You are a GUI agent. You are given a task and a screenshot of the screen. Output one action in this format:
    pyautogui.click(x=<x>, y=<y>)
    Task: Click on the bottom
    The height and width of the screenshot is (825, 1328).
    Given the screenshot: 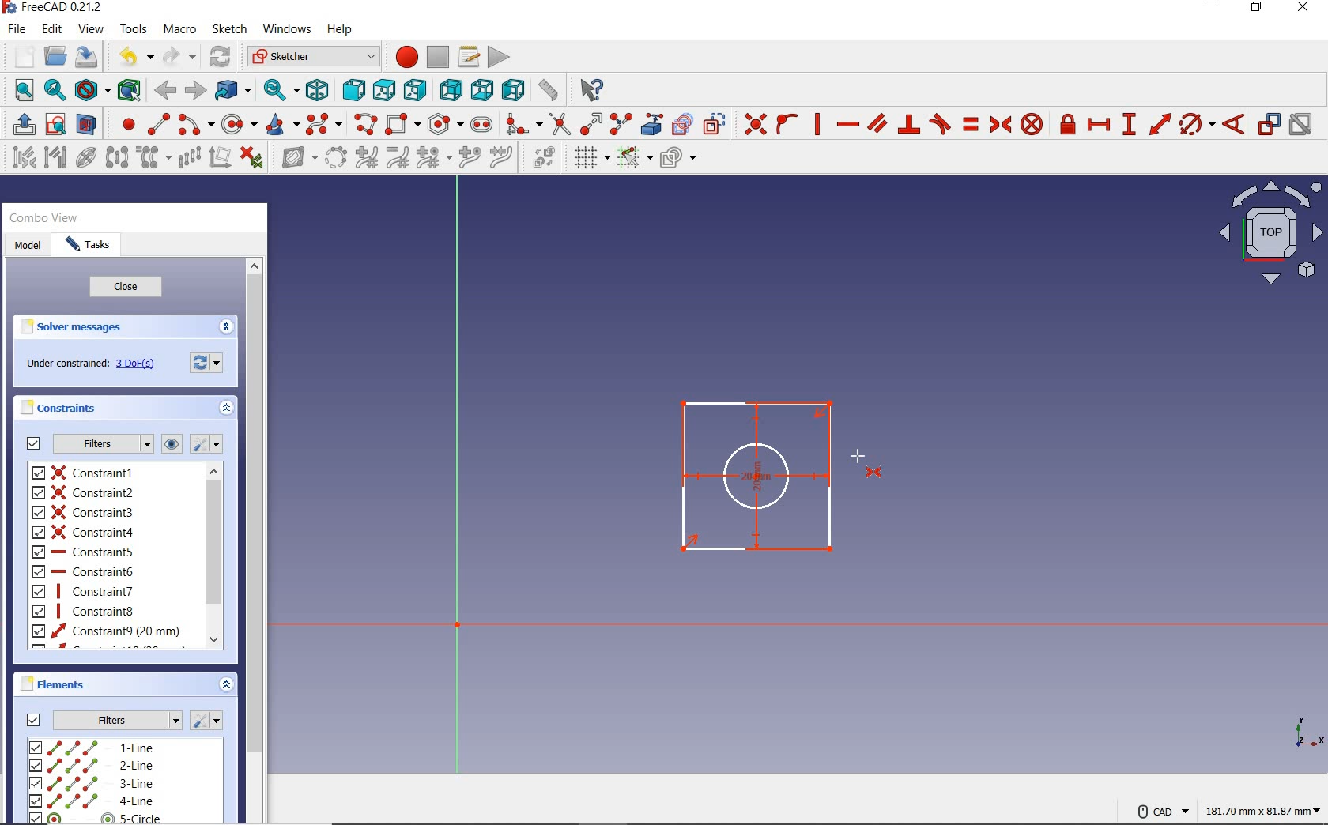 What is the action you would take?
    pyautogui.click(x=483, y=91)
    